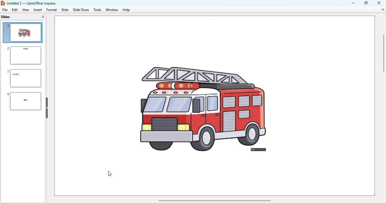 The image size is (386, 203). Describe the element at coordinates (6, 17) in the screenshot. I see `slides` at that location.